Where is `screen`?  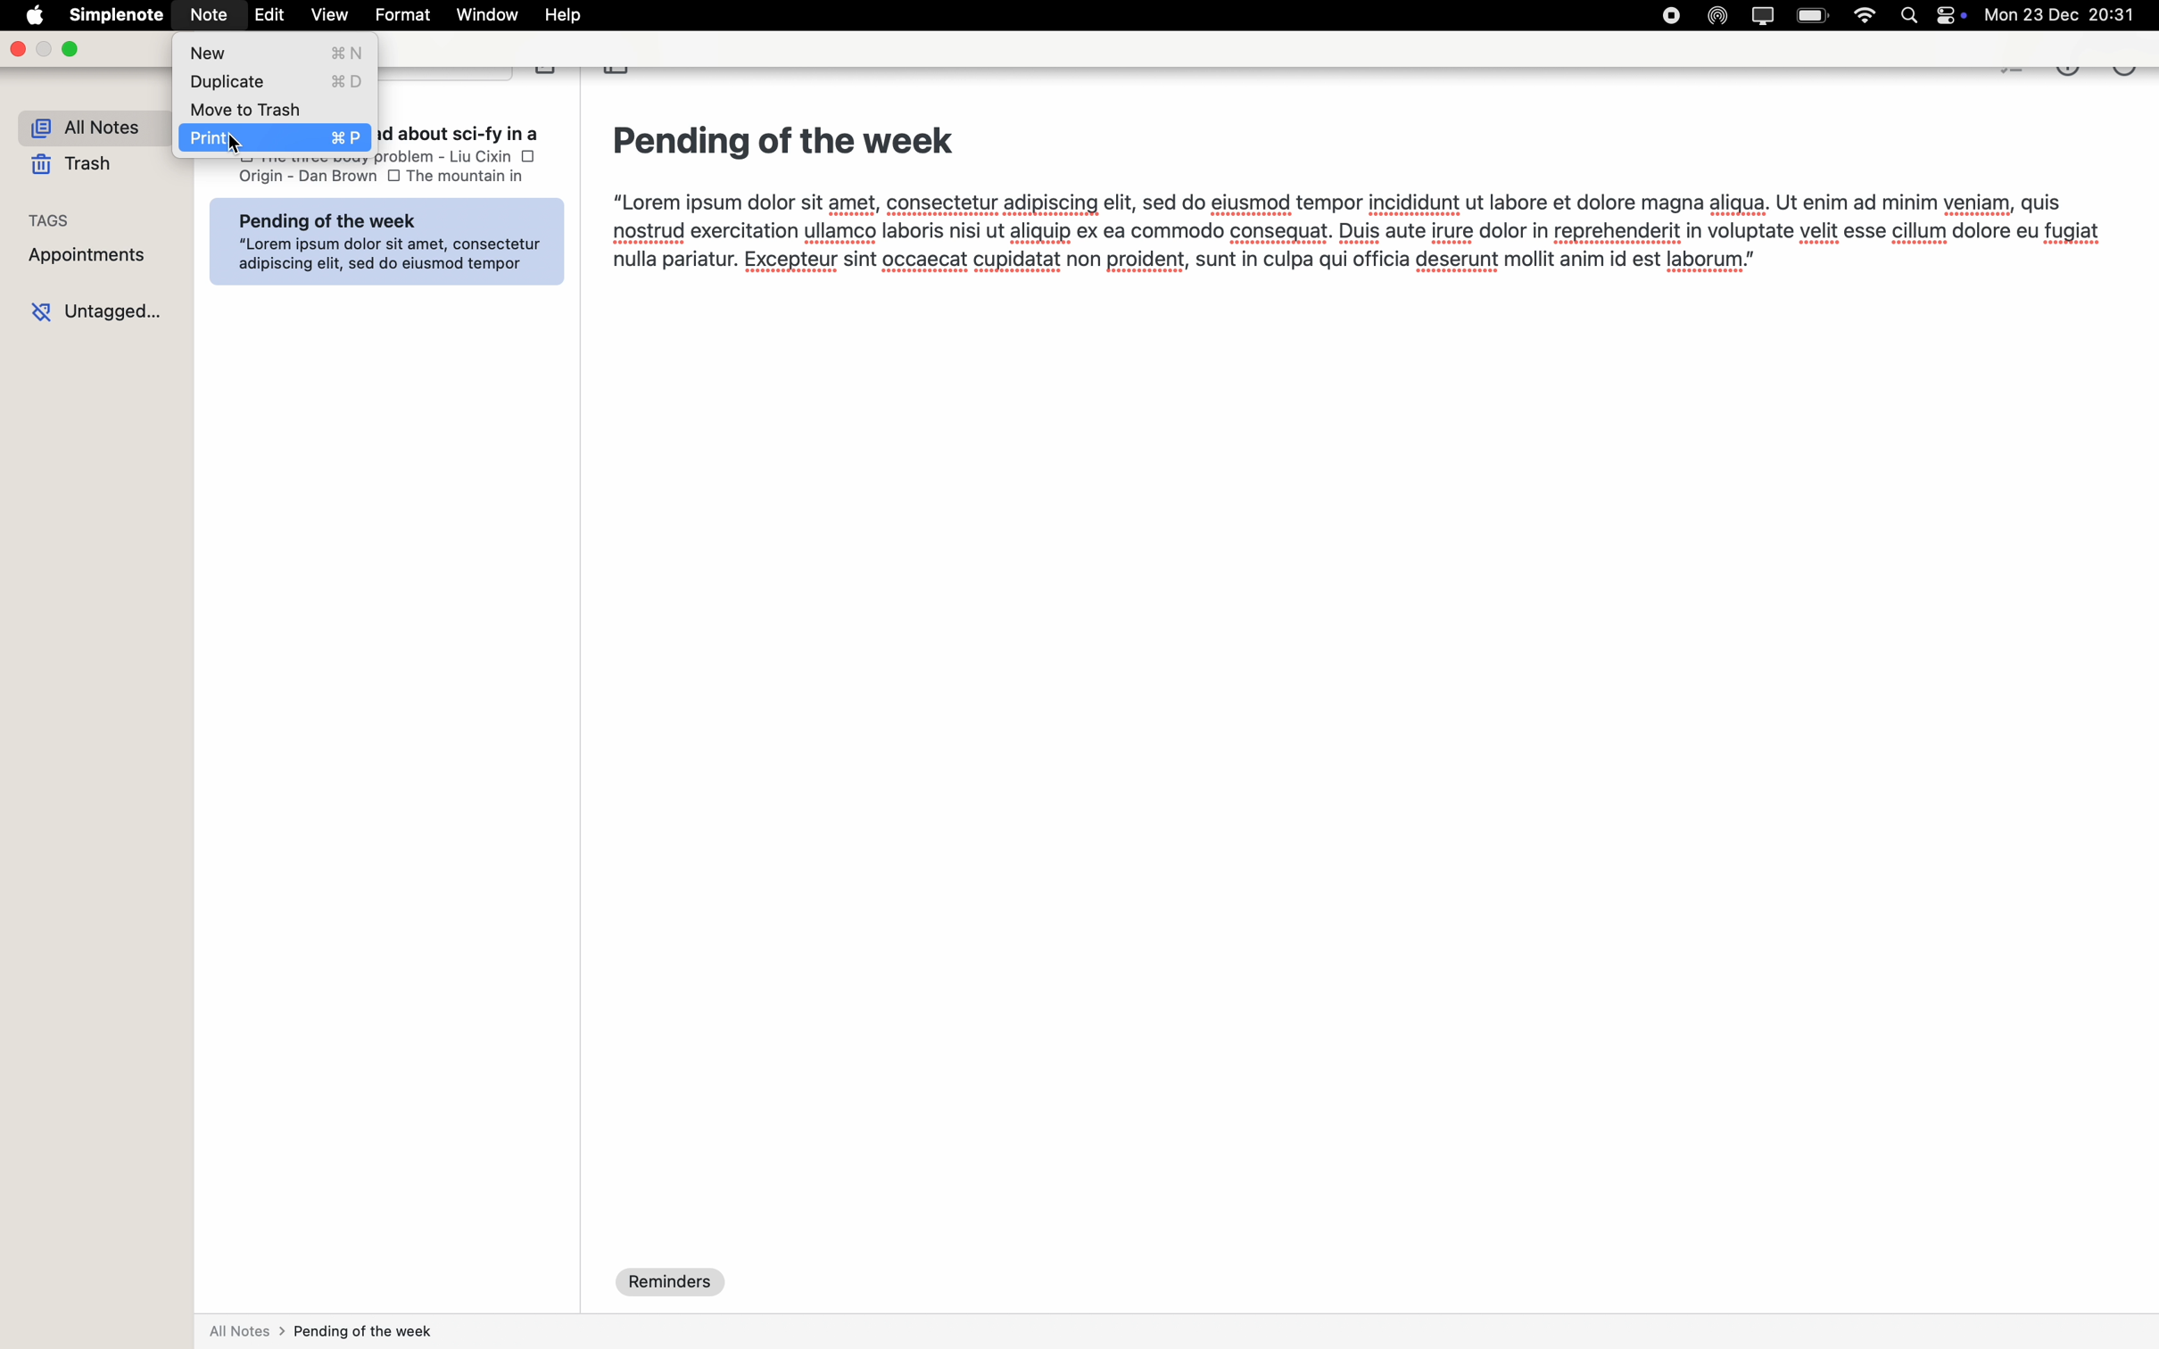 screen is located at coordinates (1763, 15).